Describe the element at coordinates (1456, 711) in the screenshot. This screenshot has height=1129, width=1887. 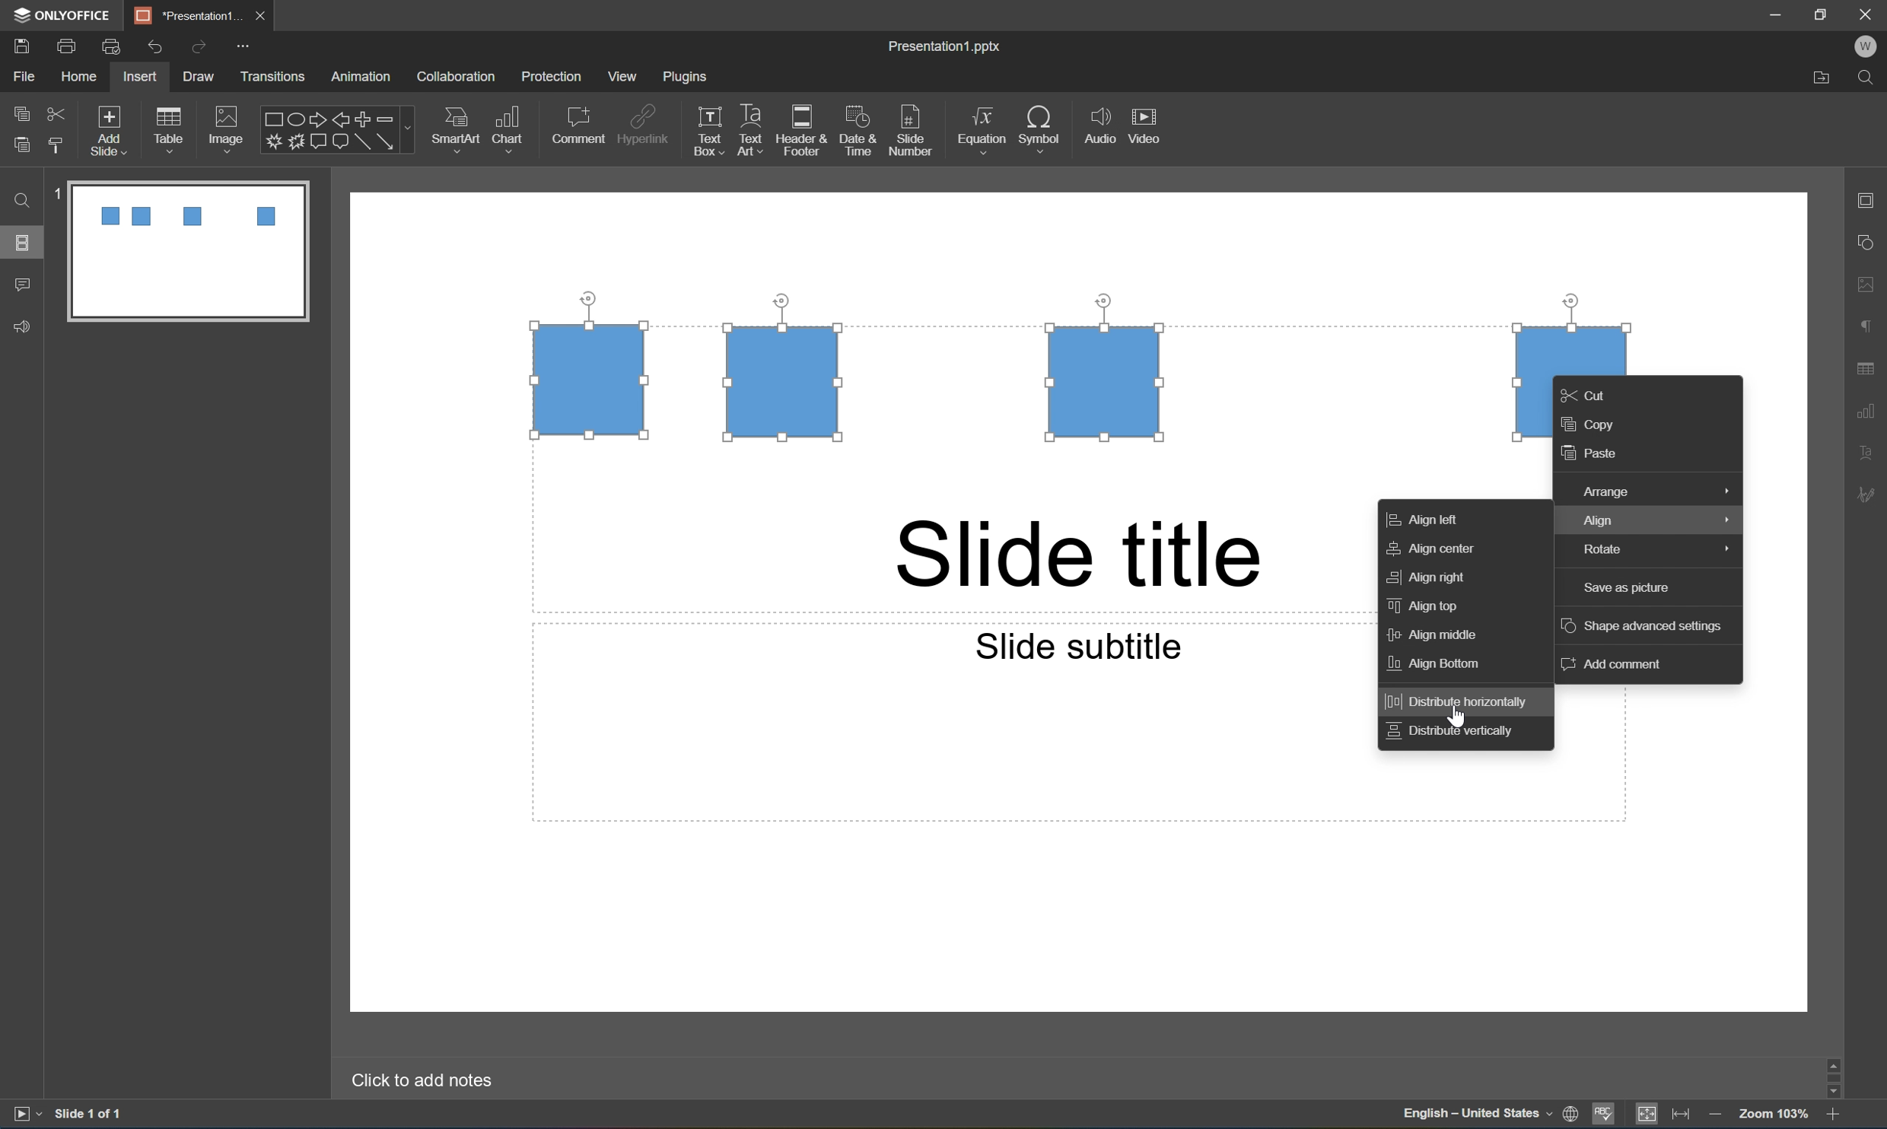
I see `Cursor` at that location.